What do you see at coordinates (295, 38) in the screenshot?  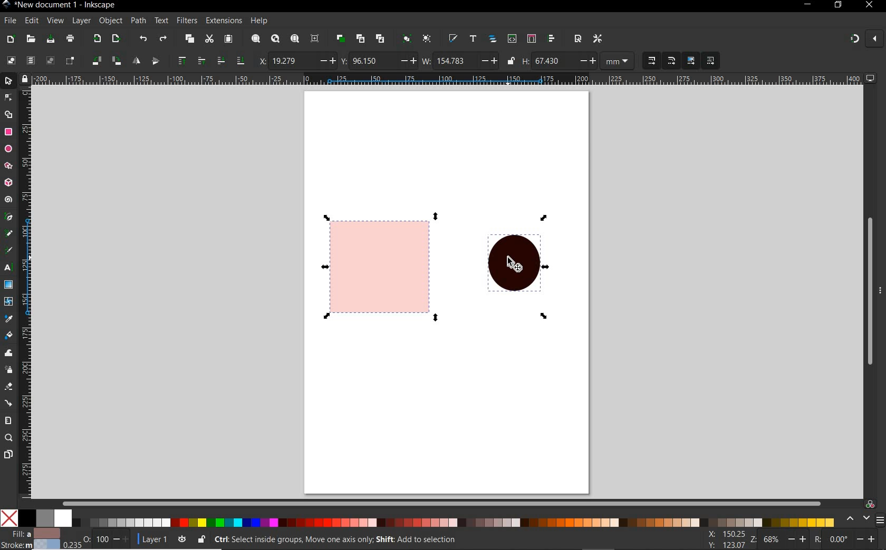 I see `zoom page` at bounding box center [295, 38].